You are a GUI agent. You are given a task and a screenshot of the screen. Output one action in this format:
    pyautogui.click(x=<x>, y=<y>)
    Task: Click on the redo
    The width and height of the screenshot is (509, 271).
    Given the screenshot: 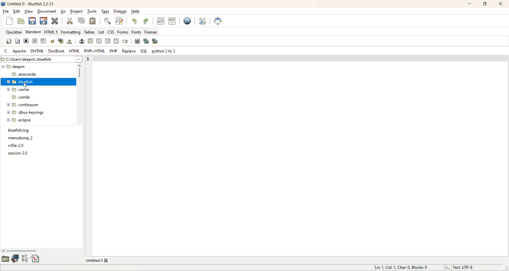 What is the action you would take?
    pyautogui.click(x=146, y=21)
    